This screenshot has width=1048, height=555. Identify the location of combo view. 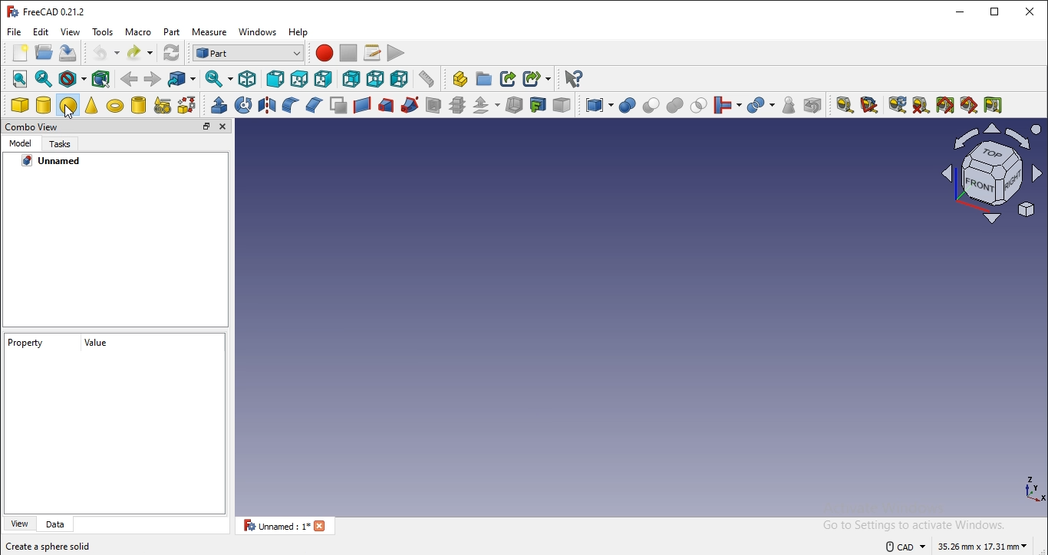
(31, 127).